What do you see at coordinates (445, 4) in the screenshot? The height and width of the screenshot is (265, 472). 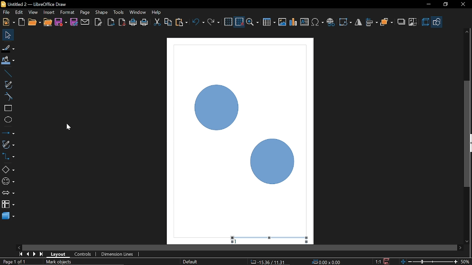 I see `Restore down` at bounding box center [445, 4].